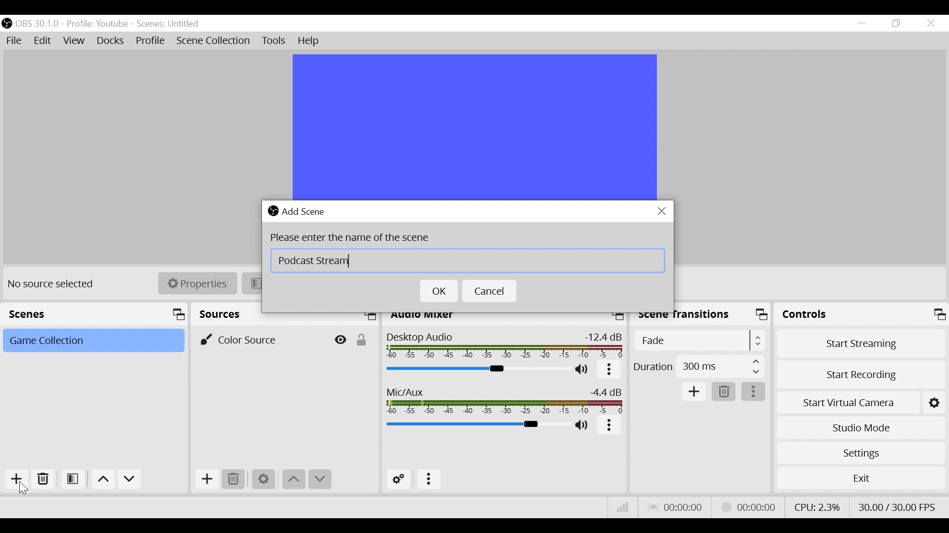  I want to click on Scenes panel, so click(96, 314).